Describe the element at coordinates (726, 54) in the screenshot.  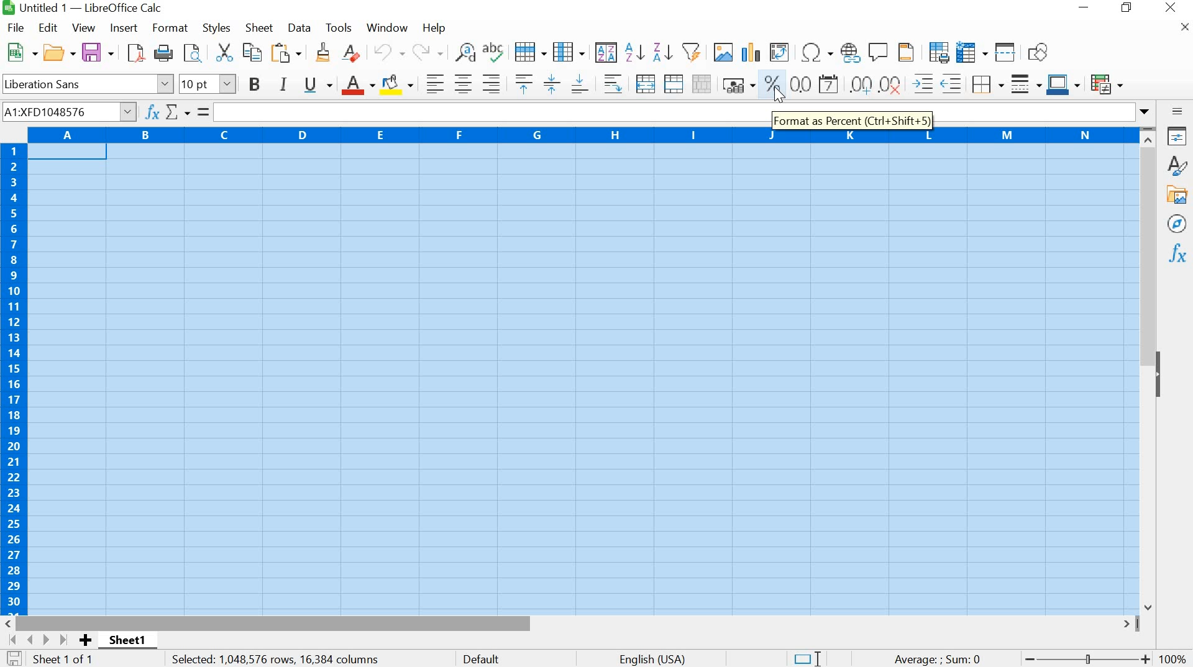
I see `Insert Image` at that location.